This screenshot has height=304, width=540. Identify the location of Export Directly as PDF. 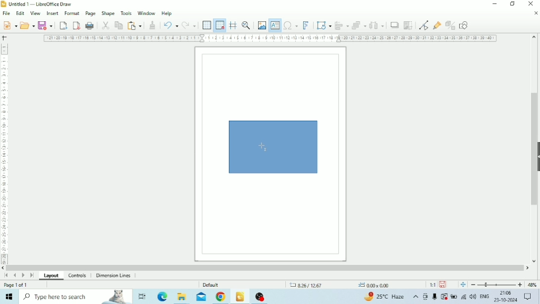
(77, 26).